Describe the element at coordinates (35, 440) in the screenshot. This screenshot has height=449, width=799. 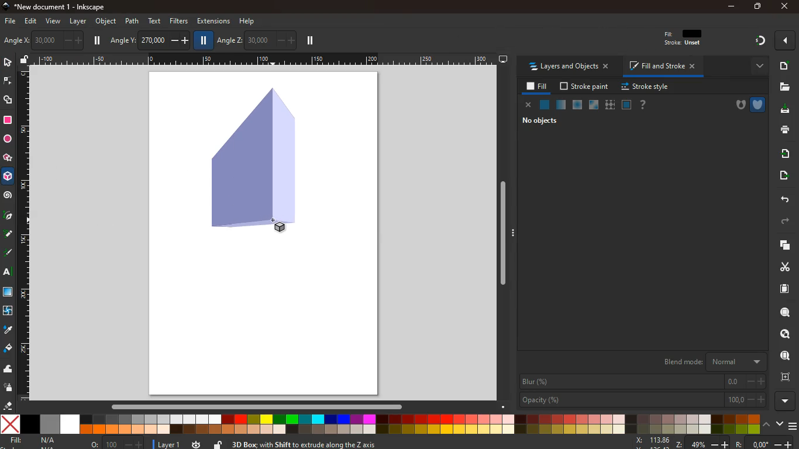
I see `fill` at that location.